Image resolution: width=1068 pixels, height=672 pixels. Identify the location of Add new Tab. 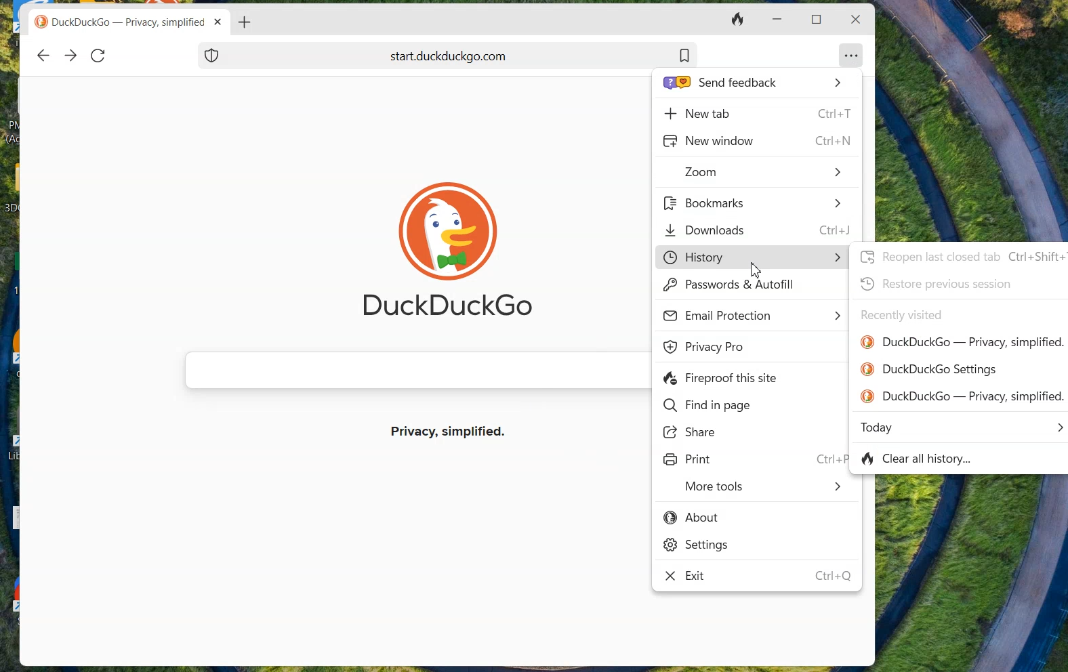
(245, 22).